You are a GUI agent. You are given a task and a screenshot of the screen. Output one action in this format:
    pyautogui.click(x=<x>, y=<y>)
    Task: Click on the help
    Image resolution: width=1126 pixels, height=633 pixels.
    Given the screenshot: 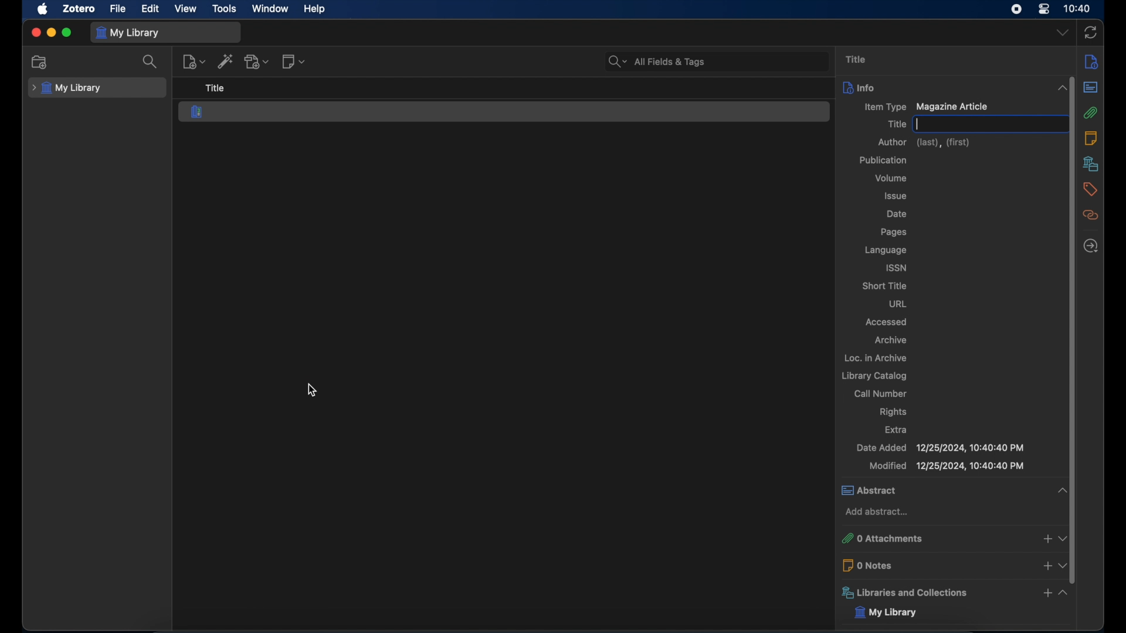 What is the action you would take?
    pyautogui.click(x=314, y=9)
    